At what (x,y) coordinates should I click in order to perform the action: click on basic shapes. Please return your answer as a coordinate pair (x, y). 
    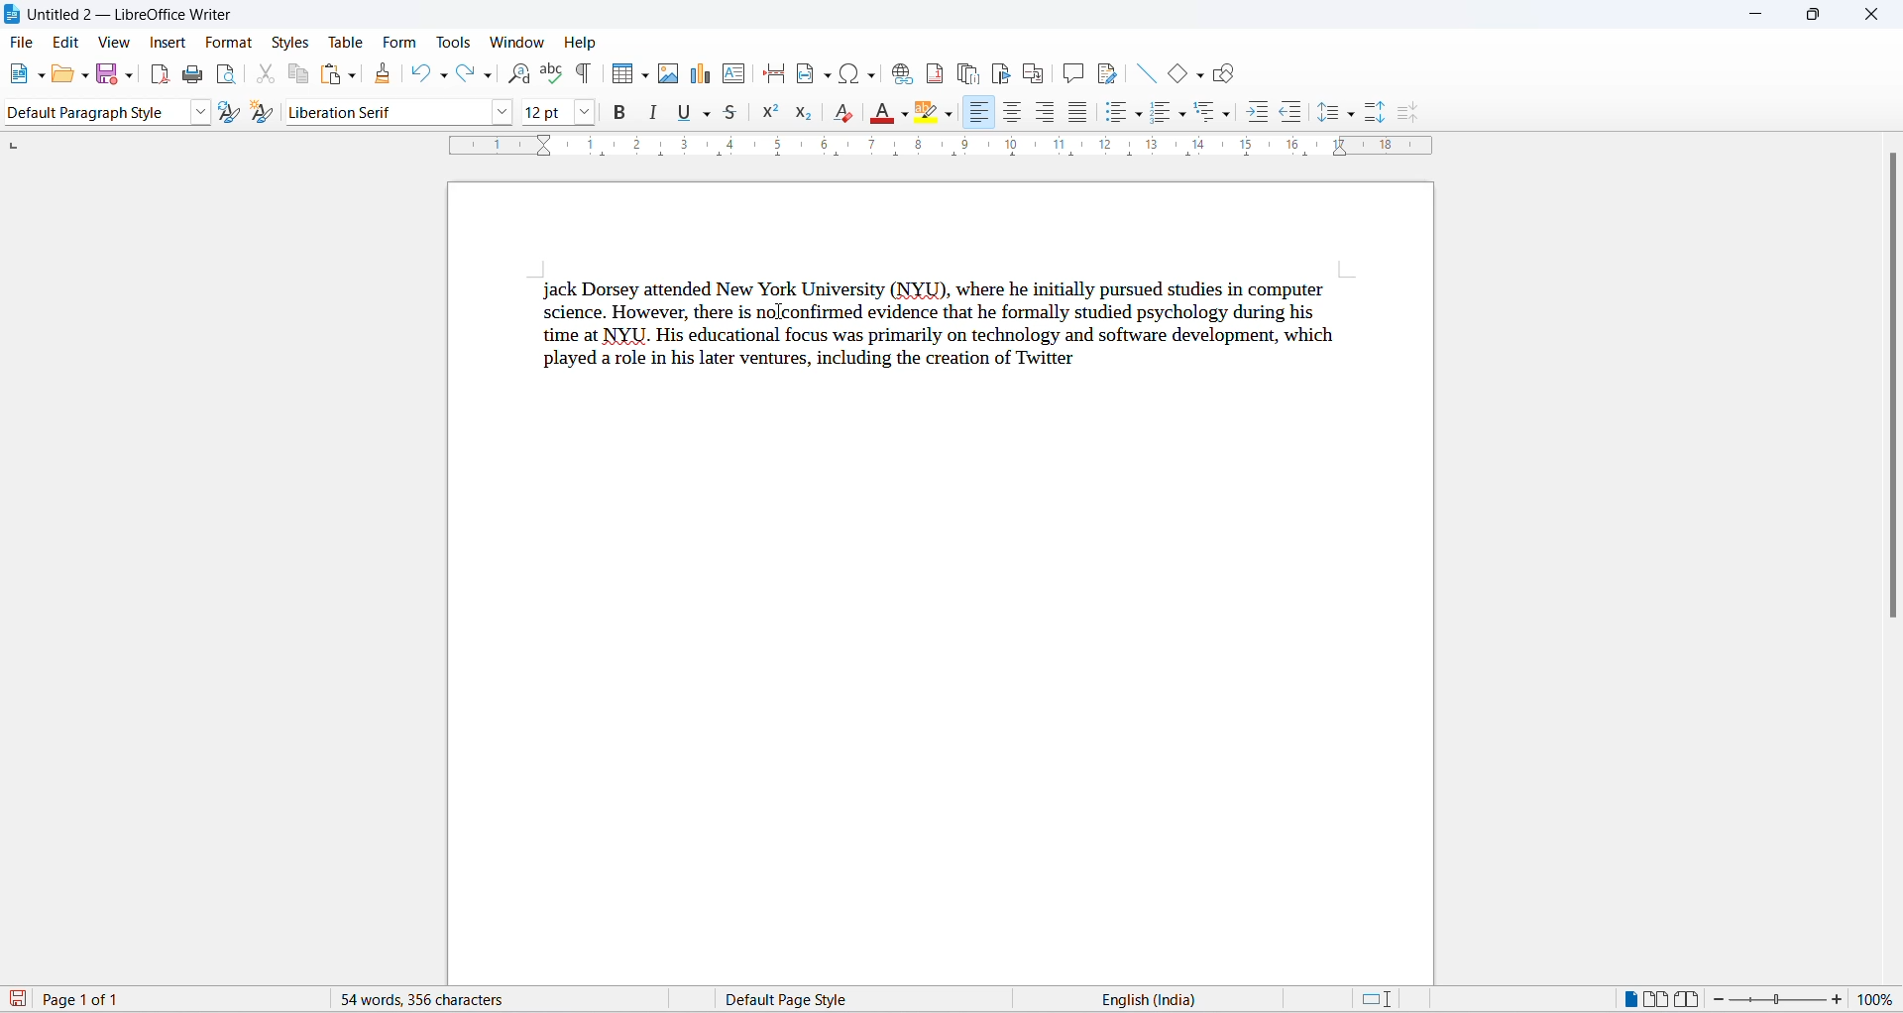
    Looking at the image, I should click on (1177, 76).